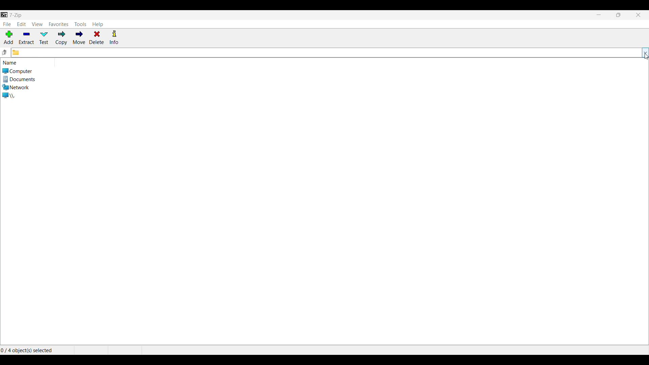 This screenshot has height=365, width=649. What do you see at coordinates (9, 38) in the screenshot?
I see `Add` at bounding box center [9, 38].